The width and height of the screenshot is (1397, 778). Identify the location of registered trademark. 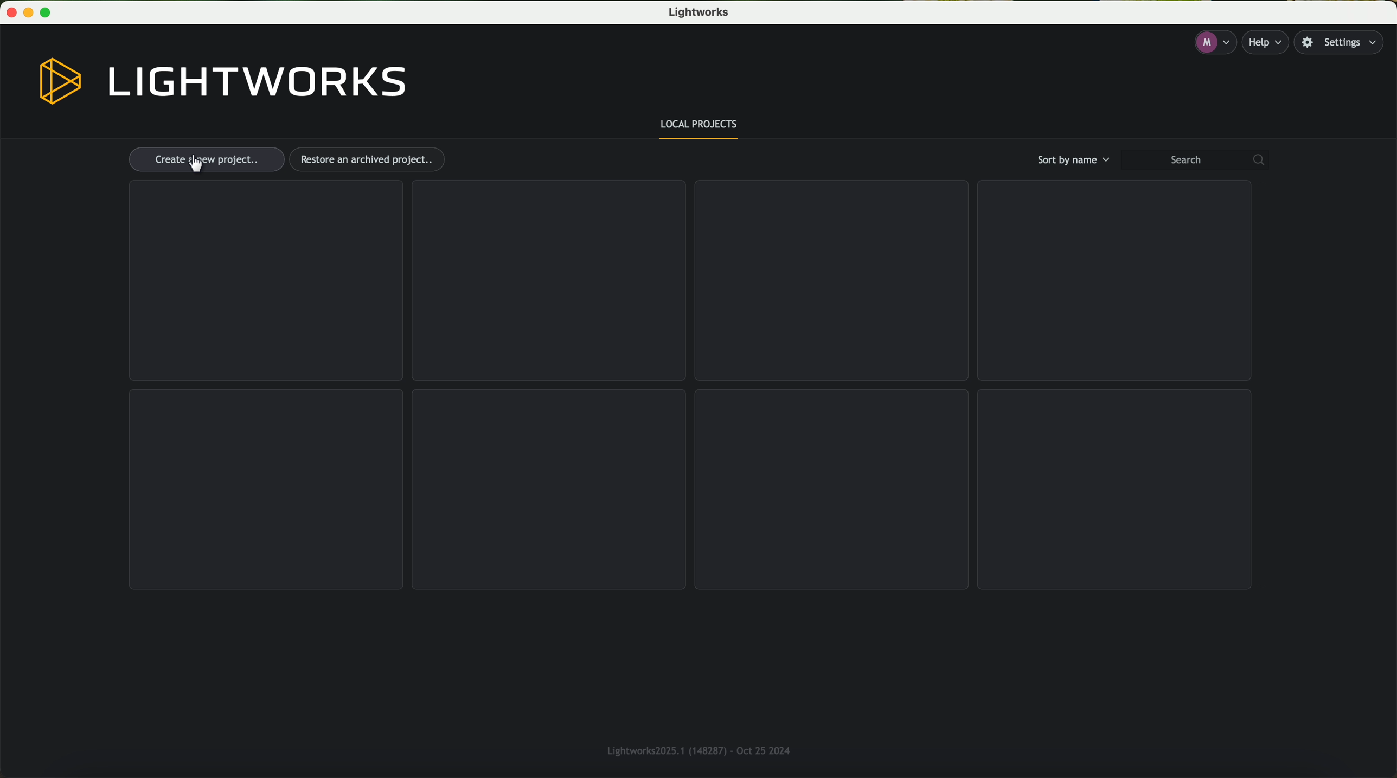
(695, 749).